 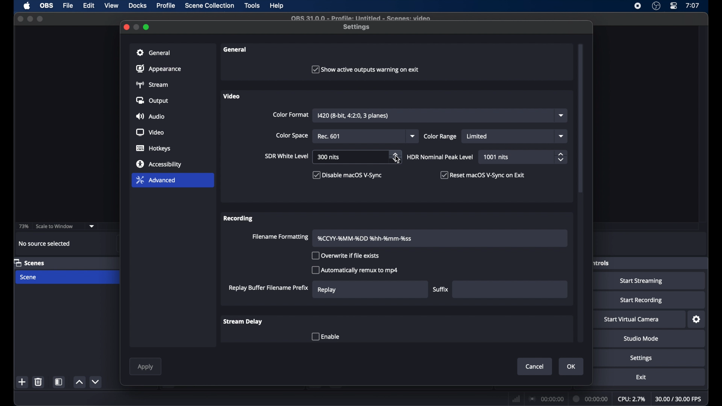 What do you see at coordinates (47, 5) in the screenshot?
I see `obs` at bounding box center [47, 5].